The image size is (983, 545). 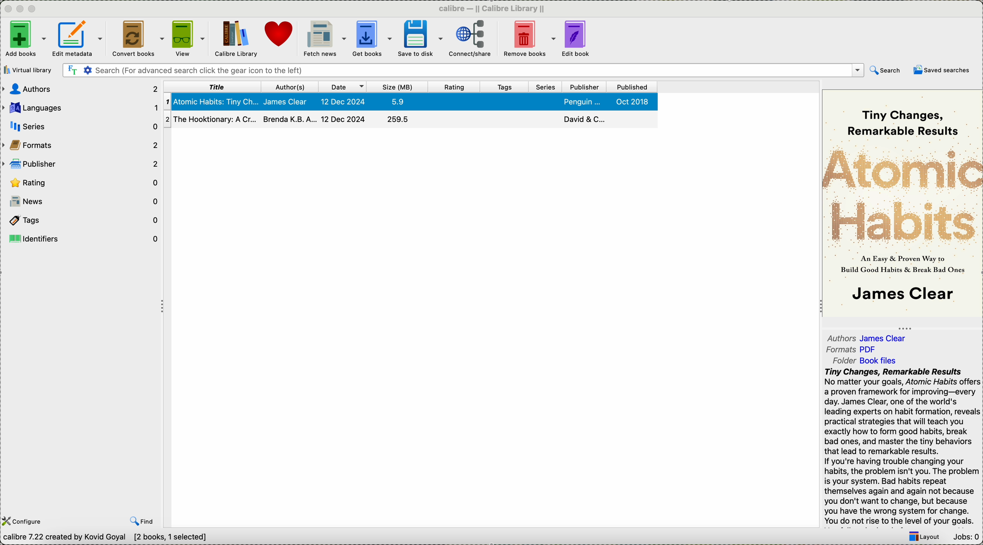 What do you see at coordinates (492, 7) in the screenshot?
I see `Calibre Calibre library` at bounding box center [492, 7].